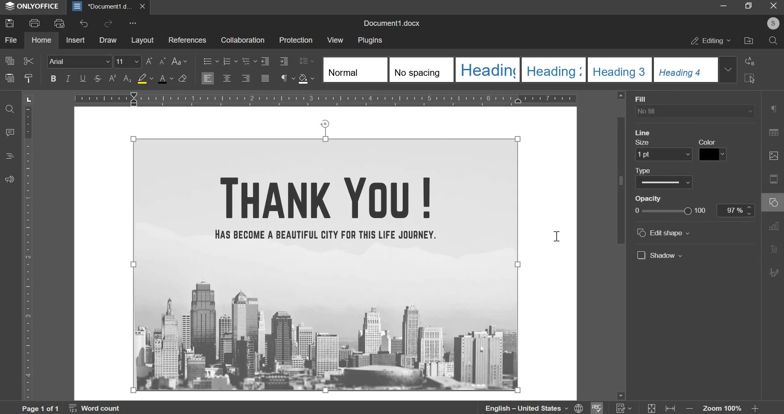 This screenshot has width=784, height=414. Describe the element at coordinates (620, 244) in the screenshot. I see `scrollbar` at that location.